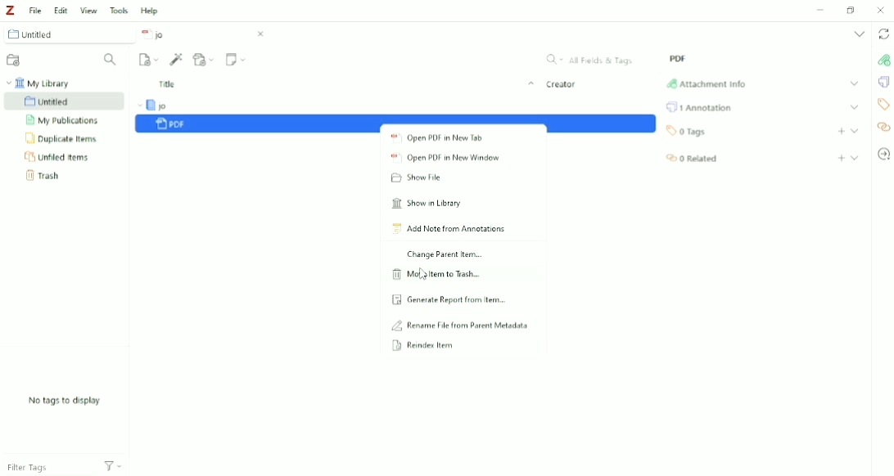 The width and height of the screenshot is (894, 476). What do you see at coordinates (425, 345) in the screenshot?
I see `Reindex Item` at bounding box center [425, 345].